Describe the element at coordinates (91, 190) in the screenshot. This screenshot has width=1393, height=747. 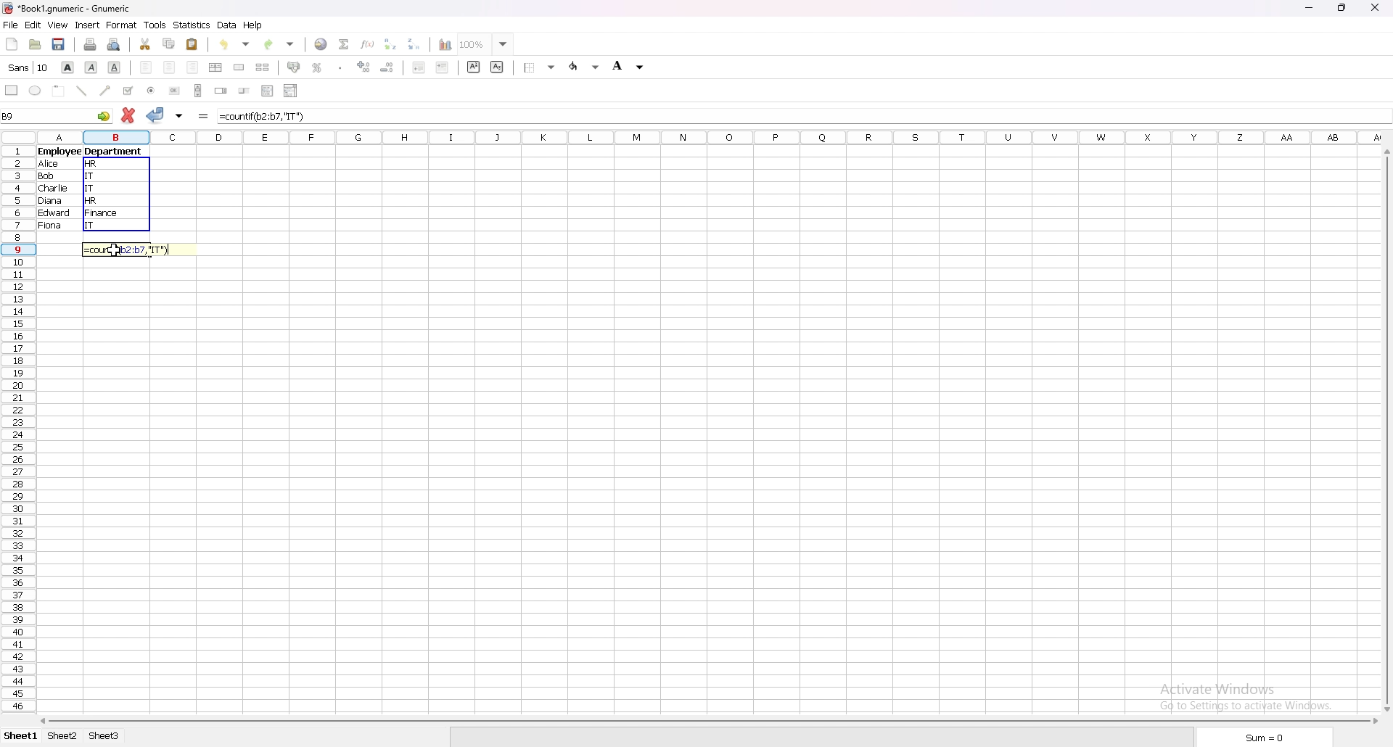
I see `IT` at that location.